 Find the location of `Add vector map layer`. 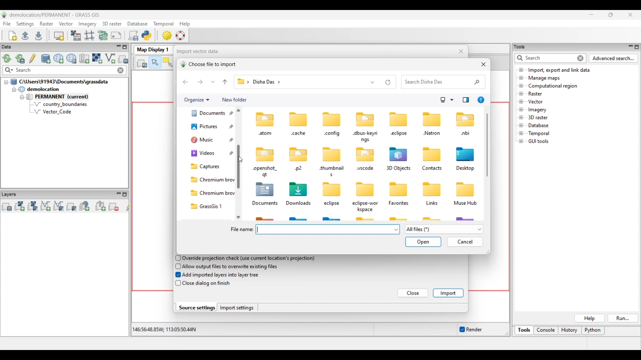

Add vector map layer is located at coordinates (46, 206).